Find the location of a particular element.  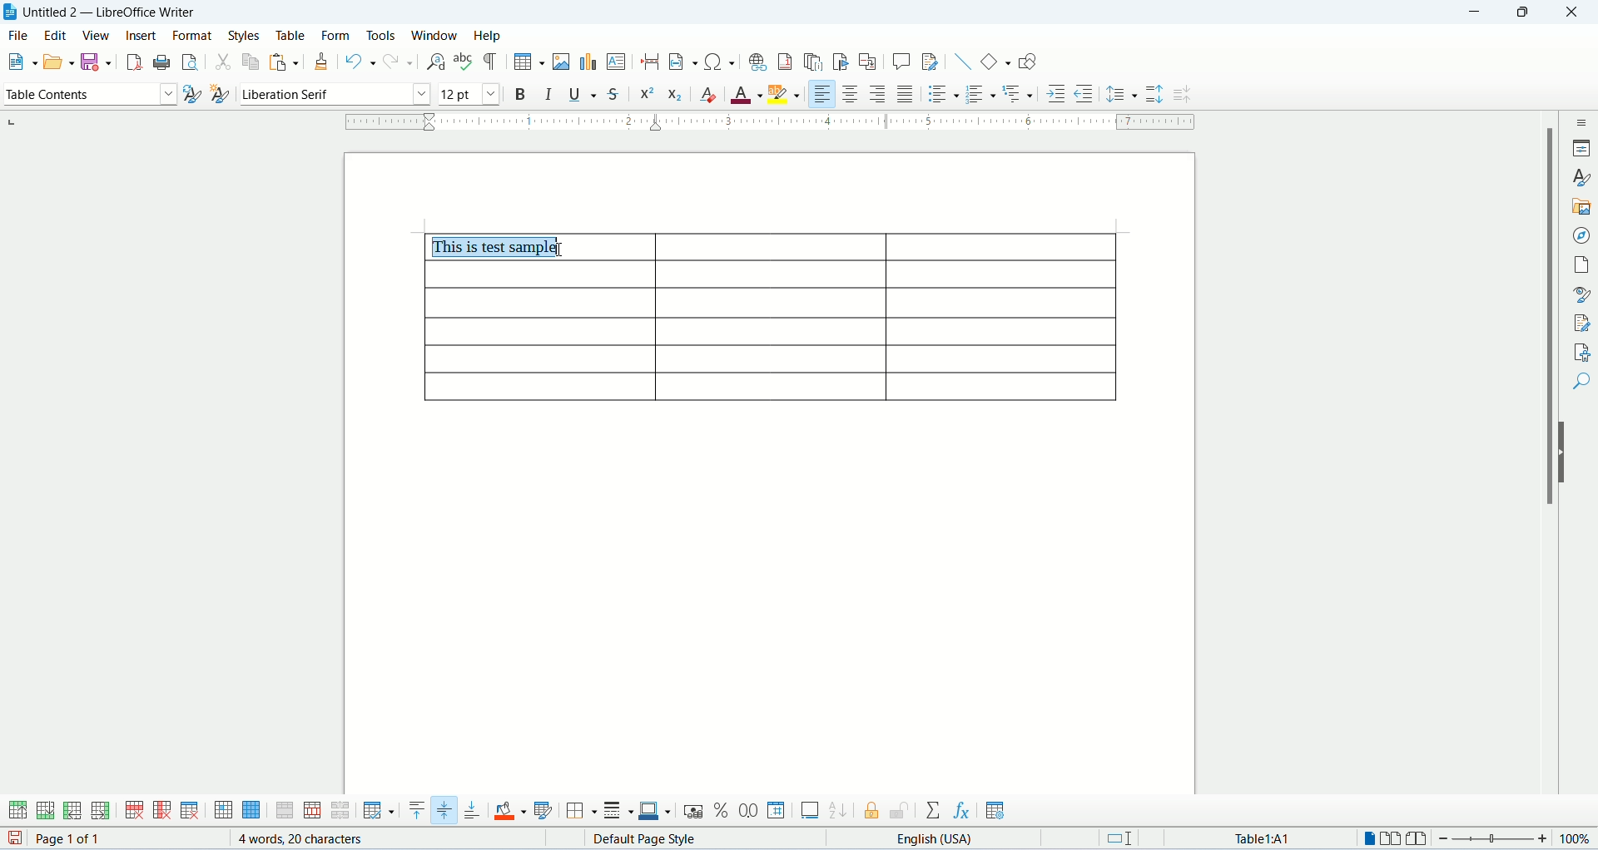

insert table is located at coordinates (528, 61).